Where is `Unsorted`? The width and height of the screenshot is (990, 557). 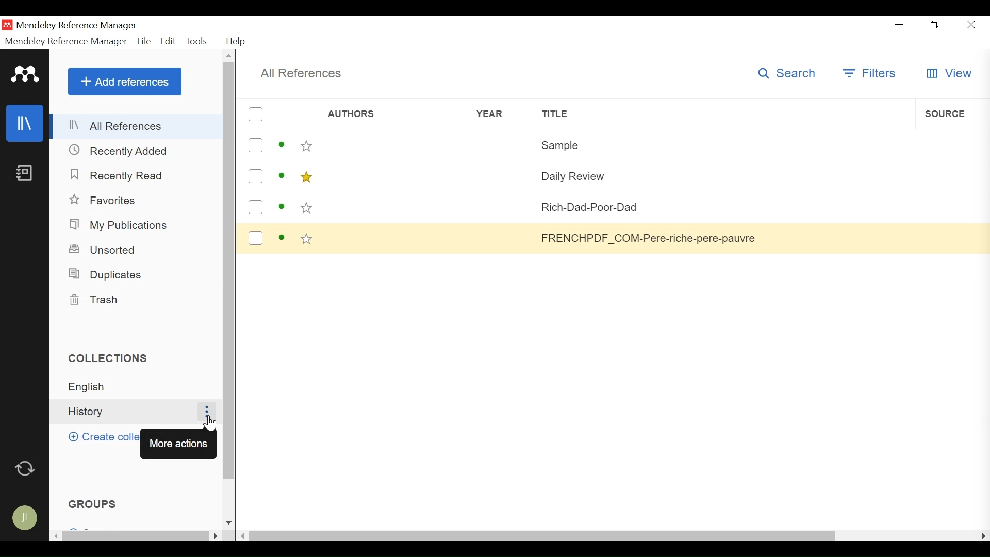 Unsorted is located at coordinates (105, 249).